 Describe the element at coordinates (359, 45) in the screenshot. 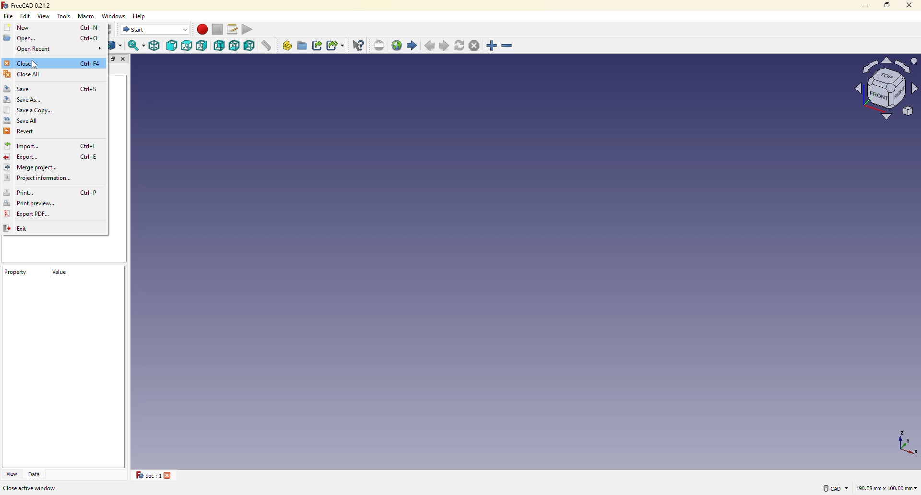

I see `what's this` at that location.